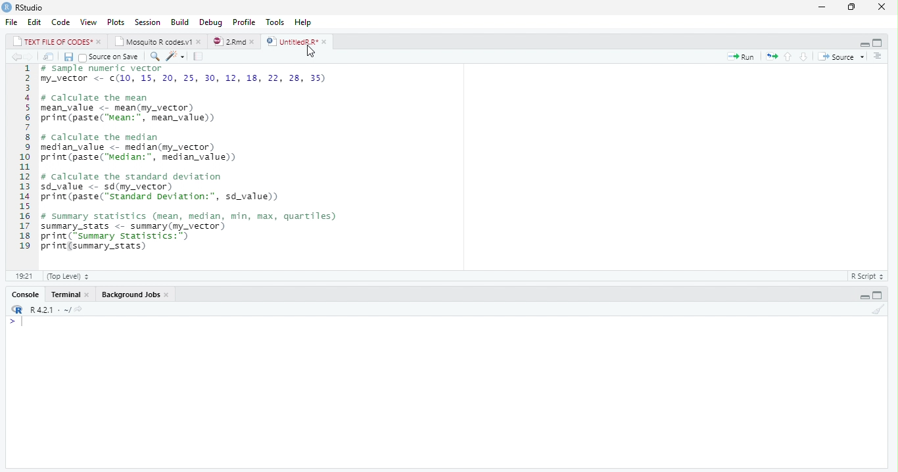  What do you see at coordinates (877, 296) in the screenshot?
I see `maximize` at bounding box center [877, 296].